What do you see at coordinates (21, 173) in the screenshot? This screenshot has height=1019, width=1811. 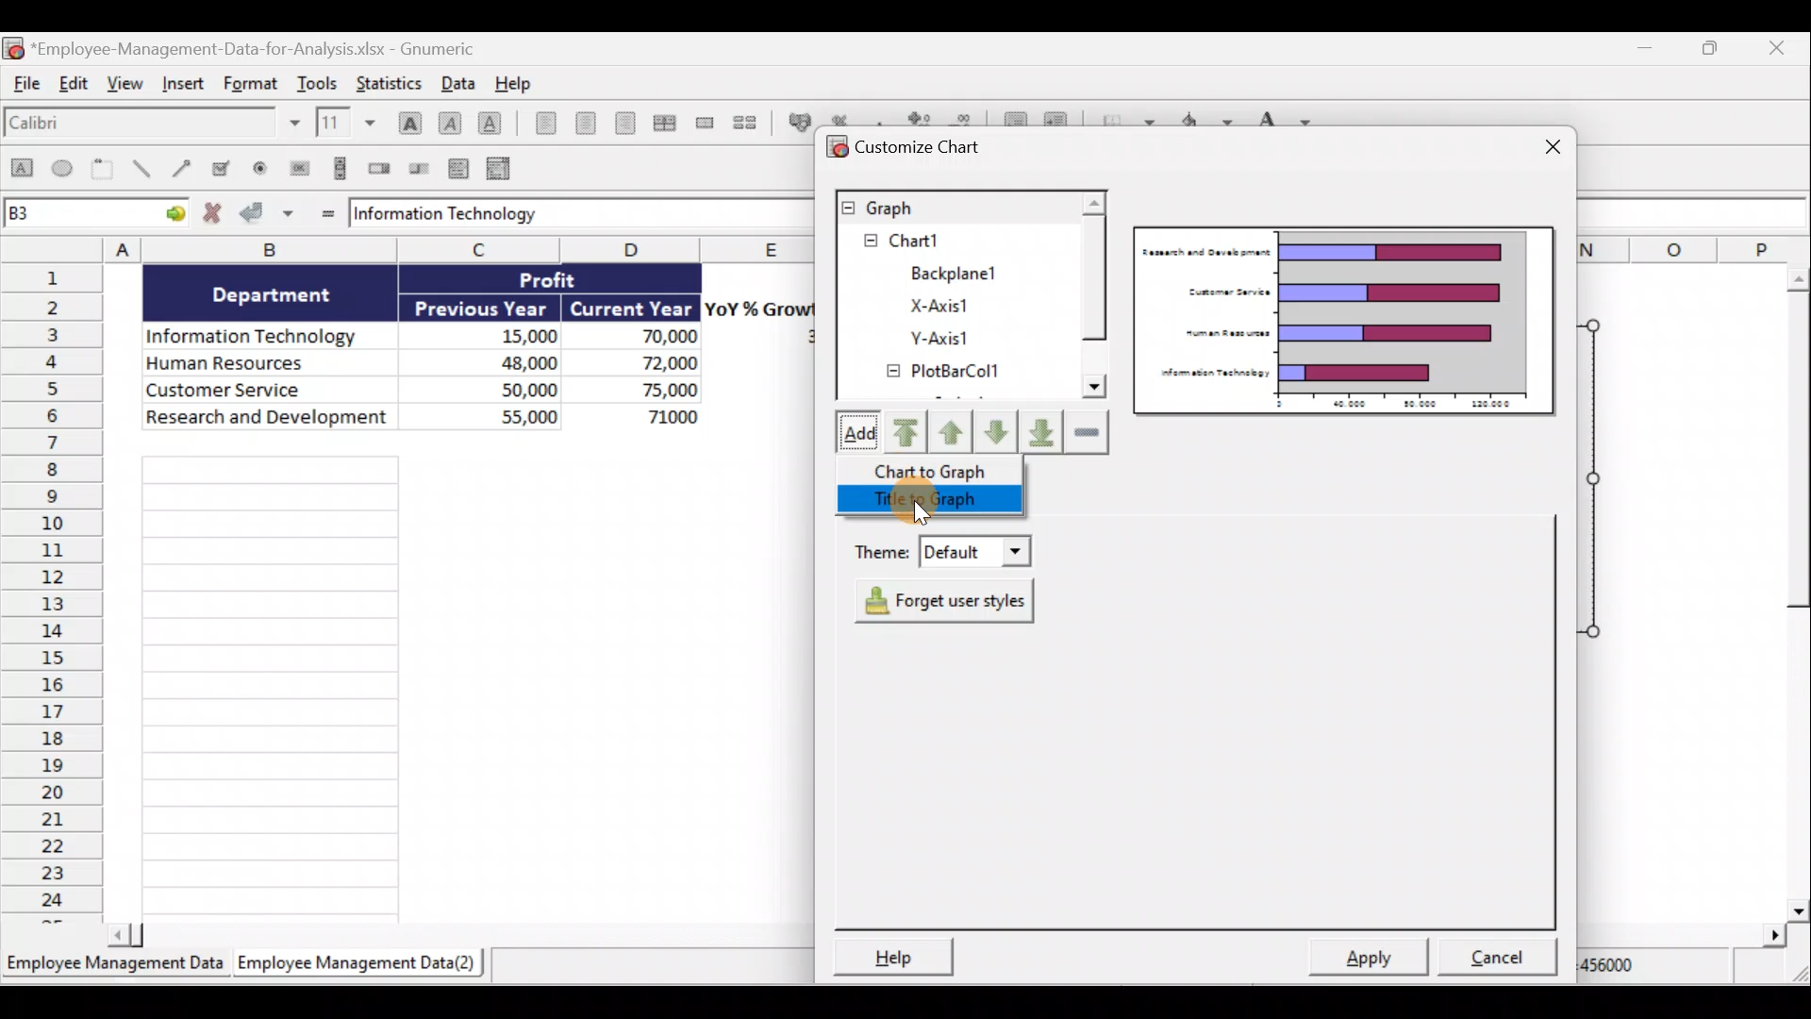 I see `Create a rectangle object` at bounding box center [21, 173].